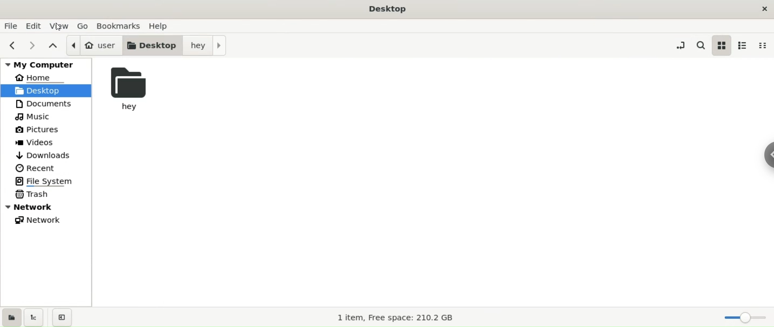 This screenshot has width=774, height=327. What do you see at coordinates (51, 180) in the screenshot?
I see `file system` at bounding box center [51, 180].